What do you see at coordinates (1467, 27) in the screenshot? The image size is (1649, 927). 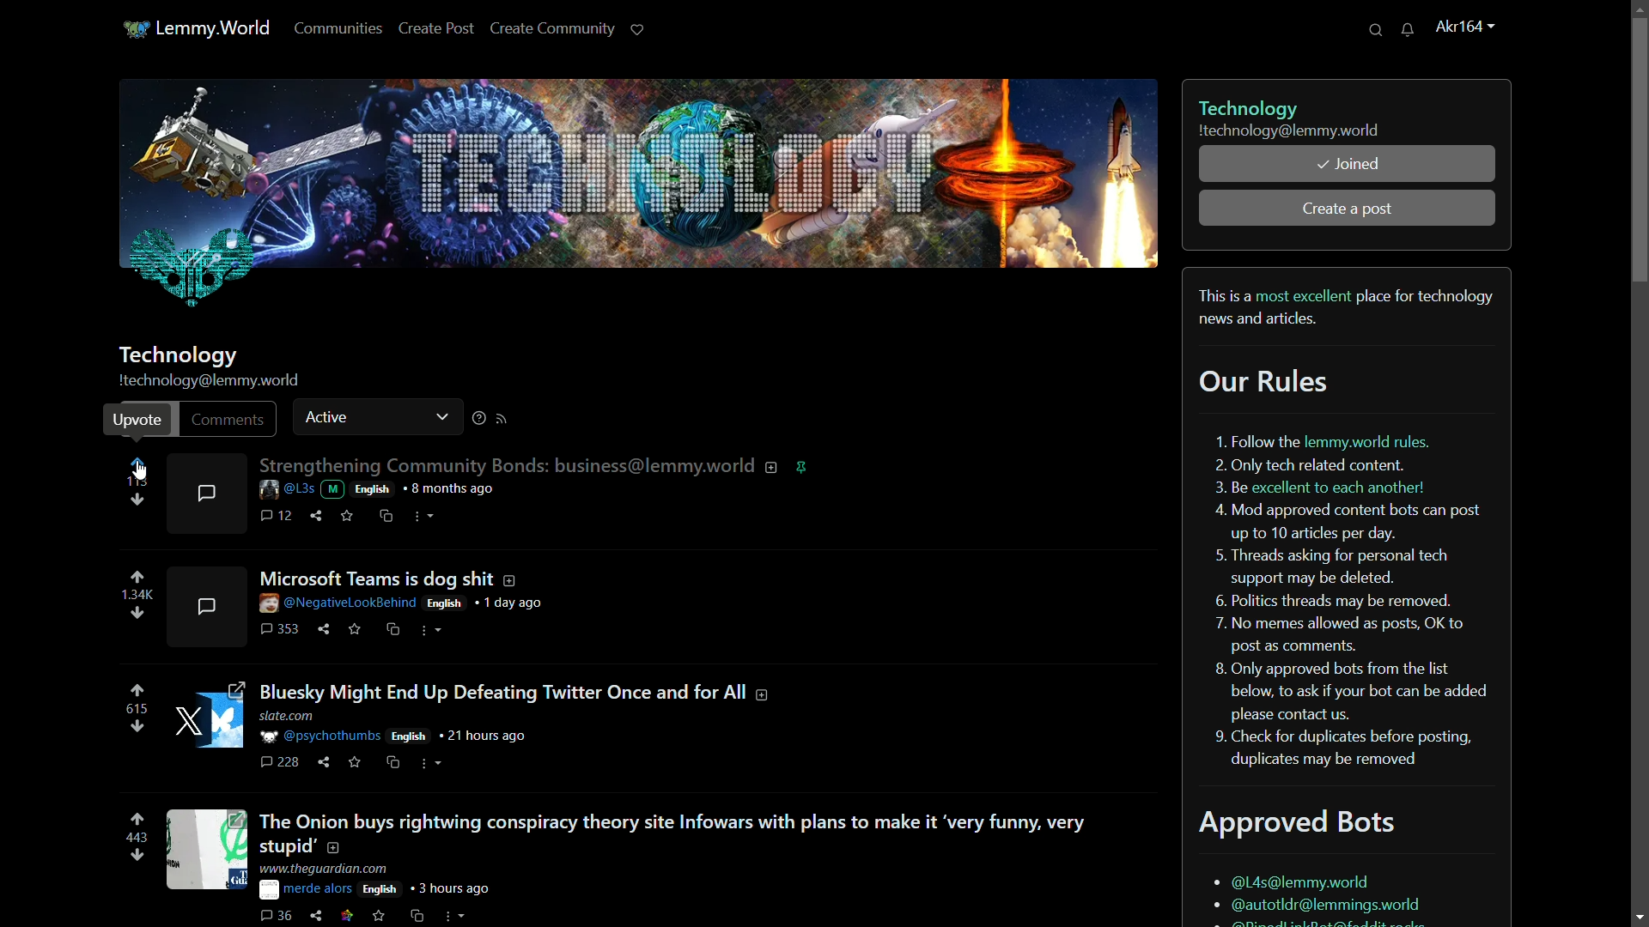 I see `username` at bounding box center [1467, 27].